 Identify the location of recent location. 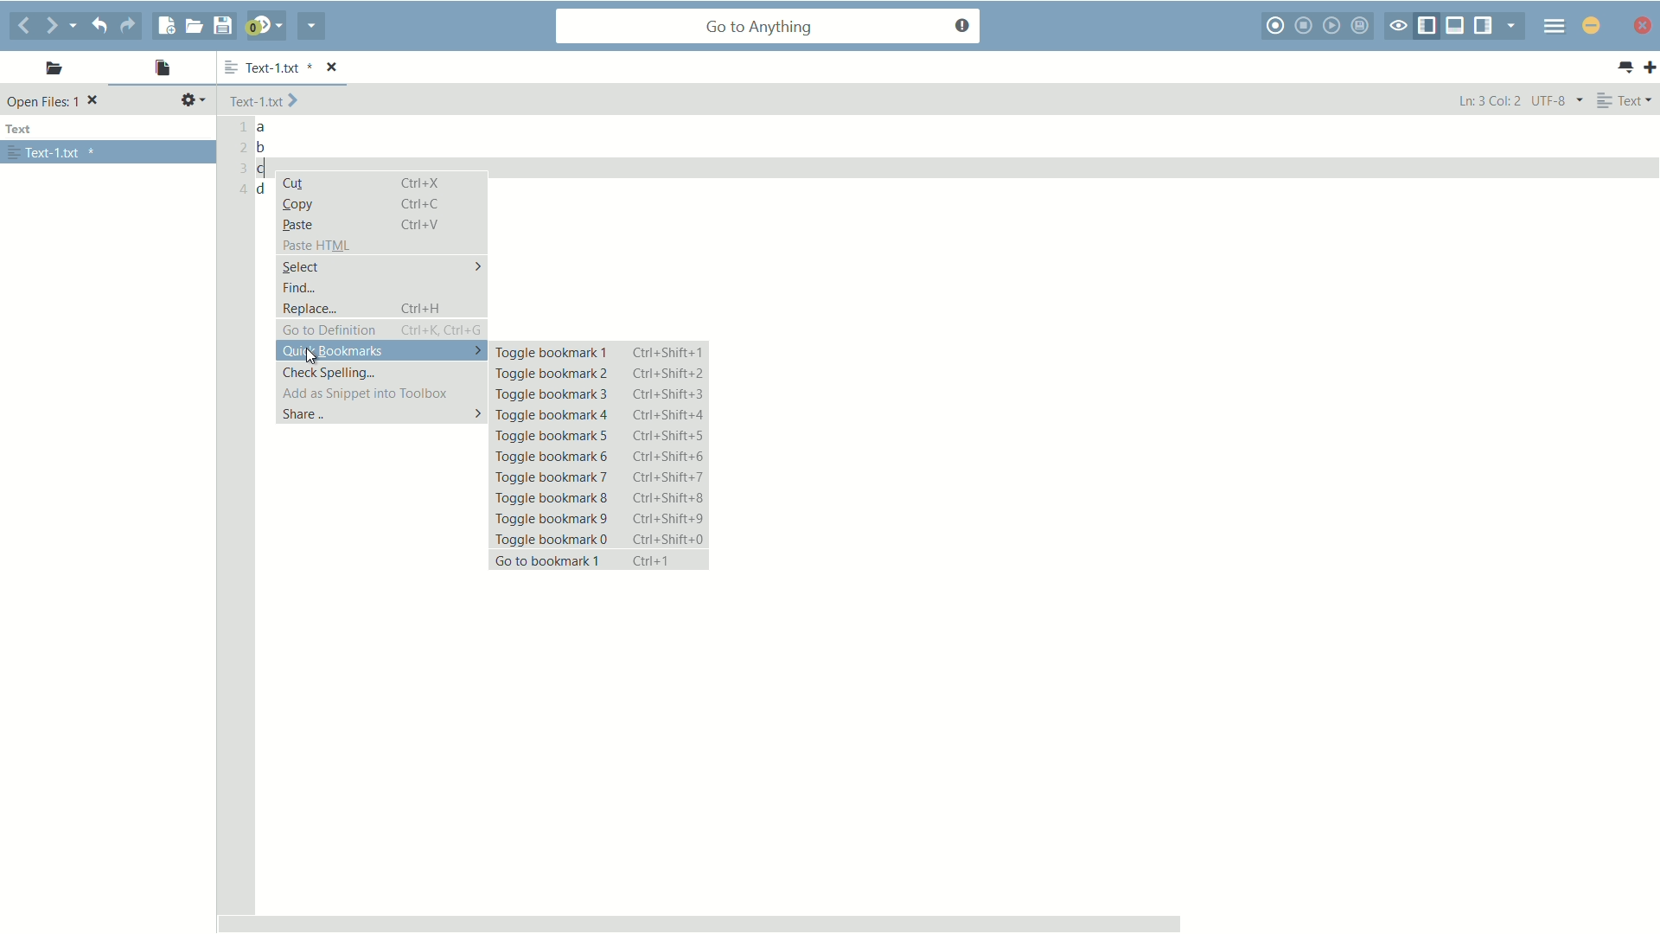
(80, 22).